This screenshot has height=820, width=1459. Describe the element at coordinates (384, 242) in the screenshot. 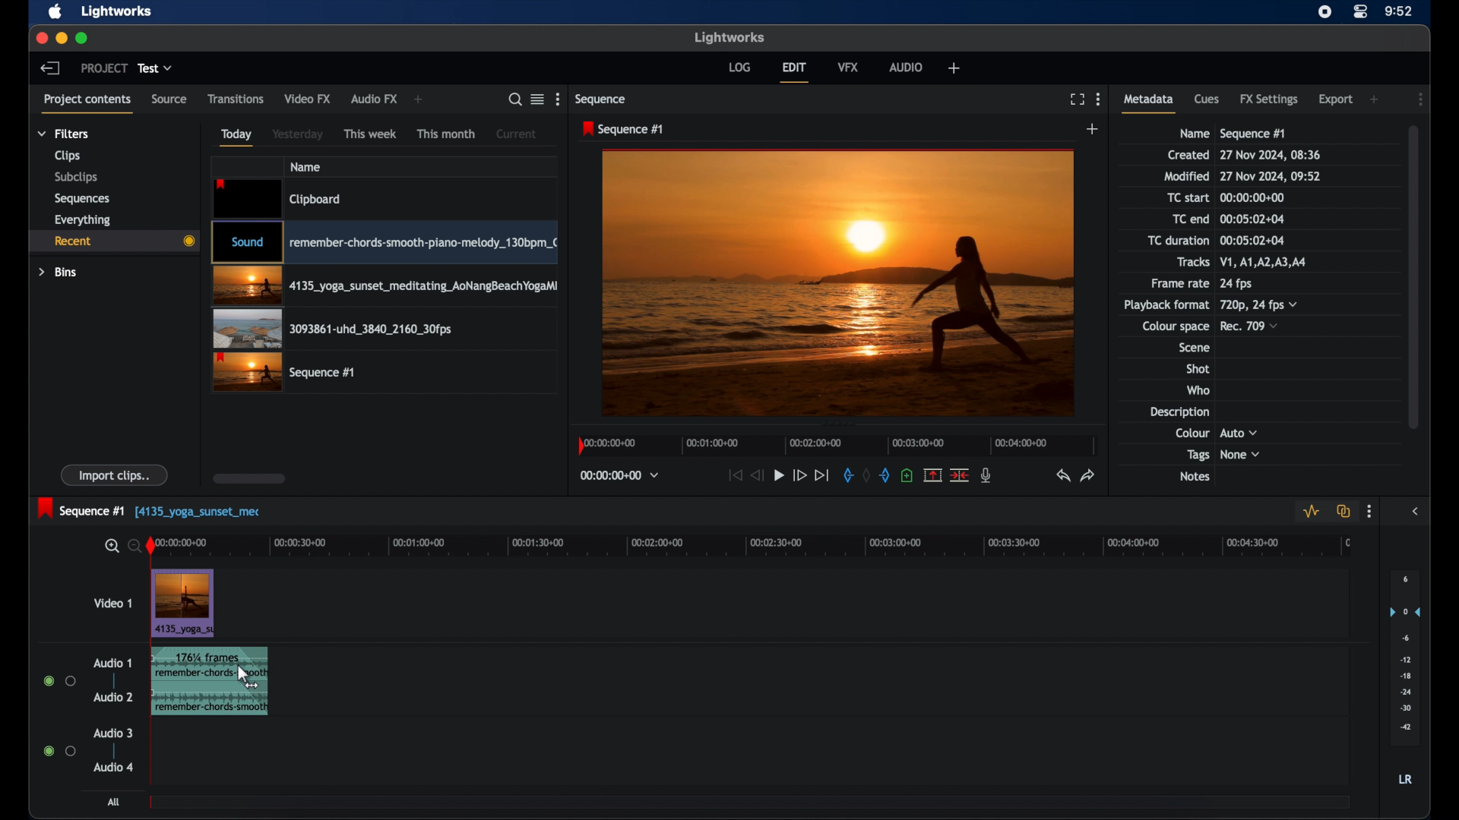

I see `video clip` at that location.